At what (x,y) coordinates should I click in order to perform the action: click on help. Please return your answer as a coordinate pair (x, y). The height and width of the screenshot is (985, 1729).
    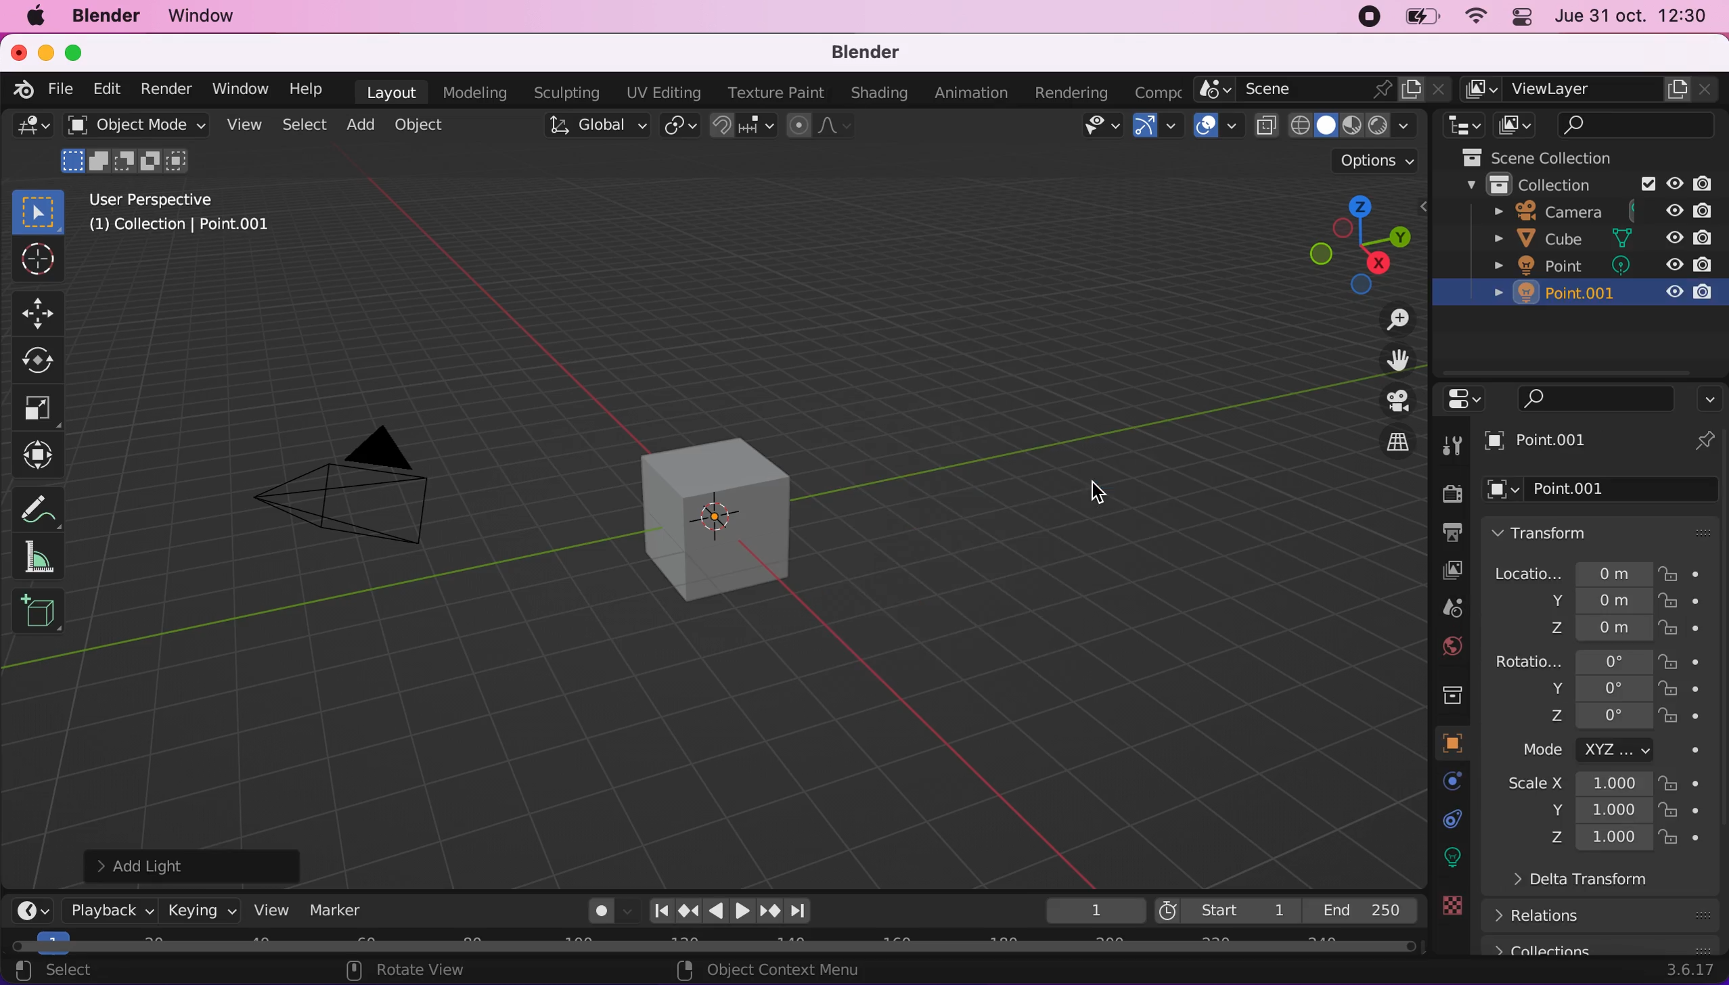
    Looking at the image, I should click on (309, 88).